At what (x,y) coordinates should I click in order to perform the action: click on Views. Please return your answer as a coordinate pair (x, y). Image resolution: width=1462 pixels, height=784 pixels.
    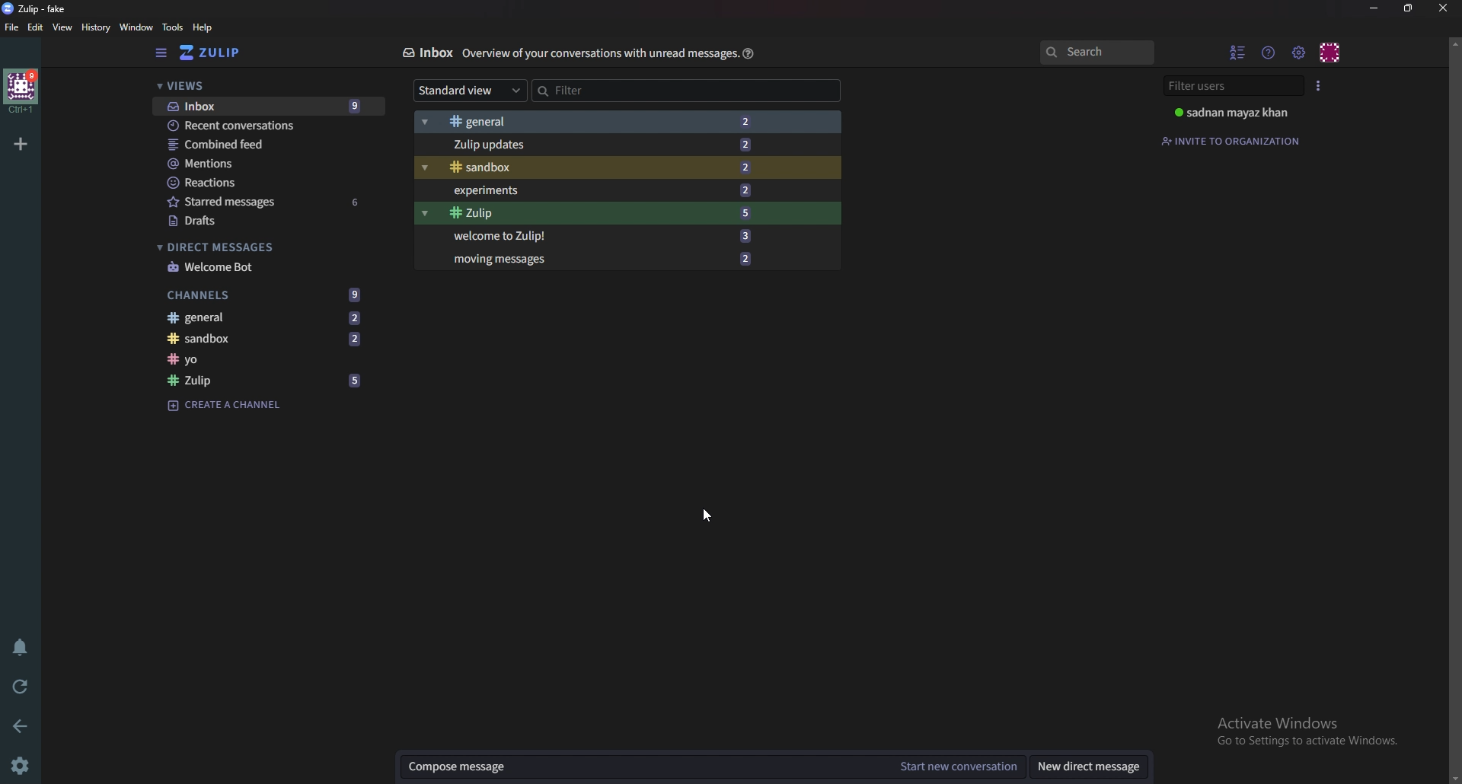
    Looking at the image, I should click on (260, 87).